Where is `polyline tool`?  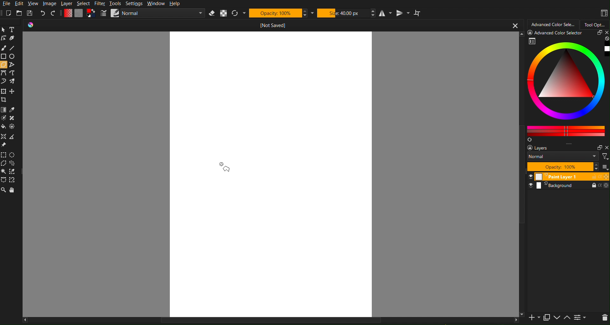 polyline tool is located at coordinates (13, 64).